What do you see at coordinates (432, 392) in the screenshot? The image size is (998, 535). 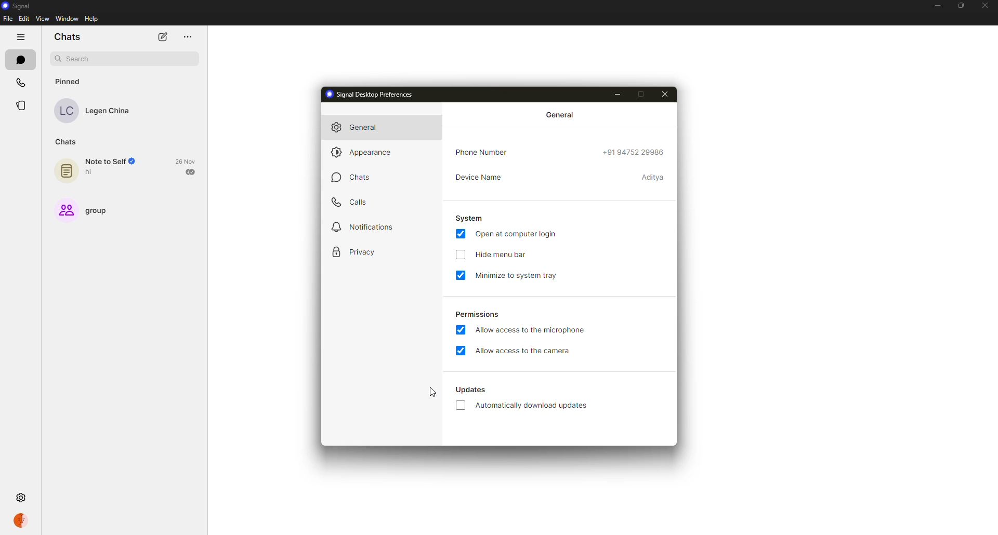 I see `cursor` at bounding box center [432, 392].